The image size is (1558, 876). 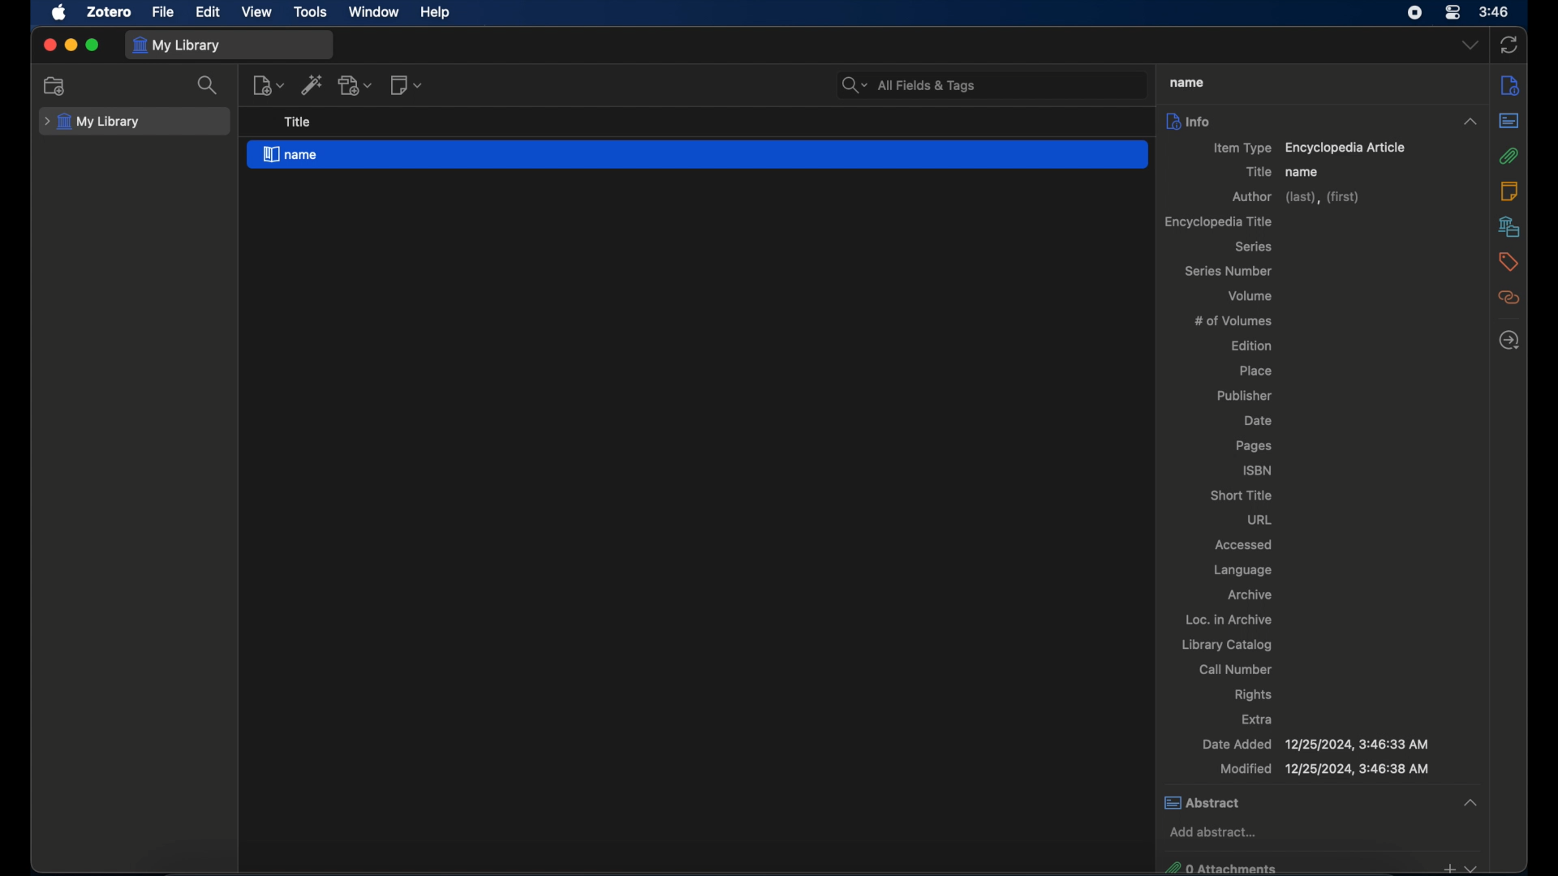 What do you see at coordinates (1320, 801) in the screenshot?
I see `abstract` at bounding box center [1320, 801].